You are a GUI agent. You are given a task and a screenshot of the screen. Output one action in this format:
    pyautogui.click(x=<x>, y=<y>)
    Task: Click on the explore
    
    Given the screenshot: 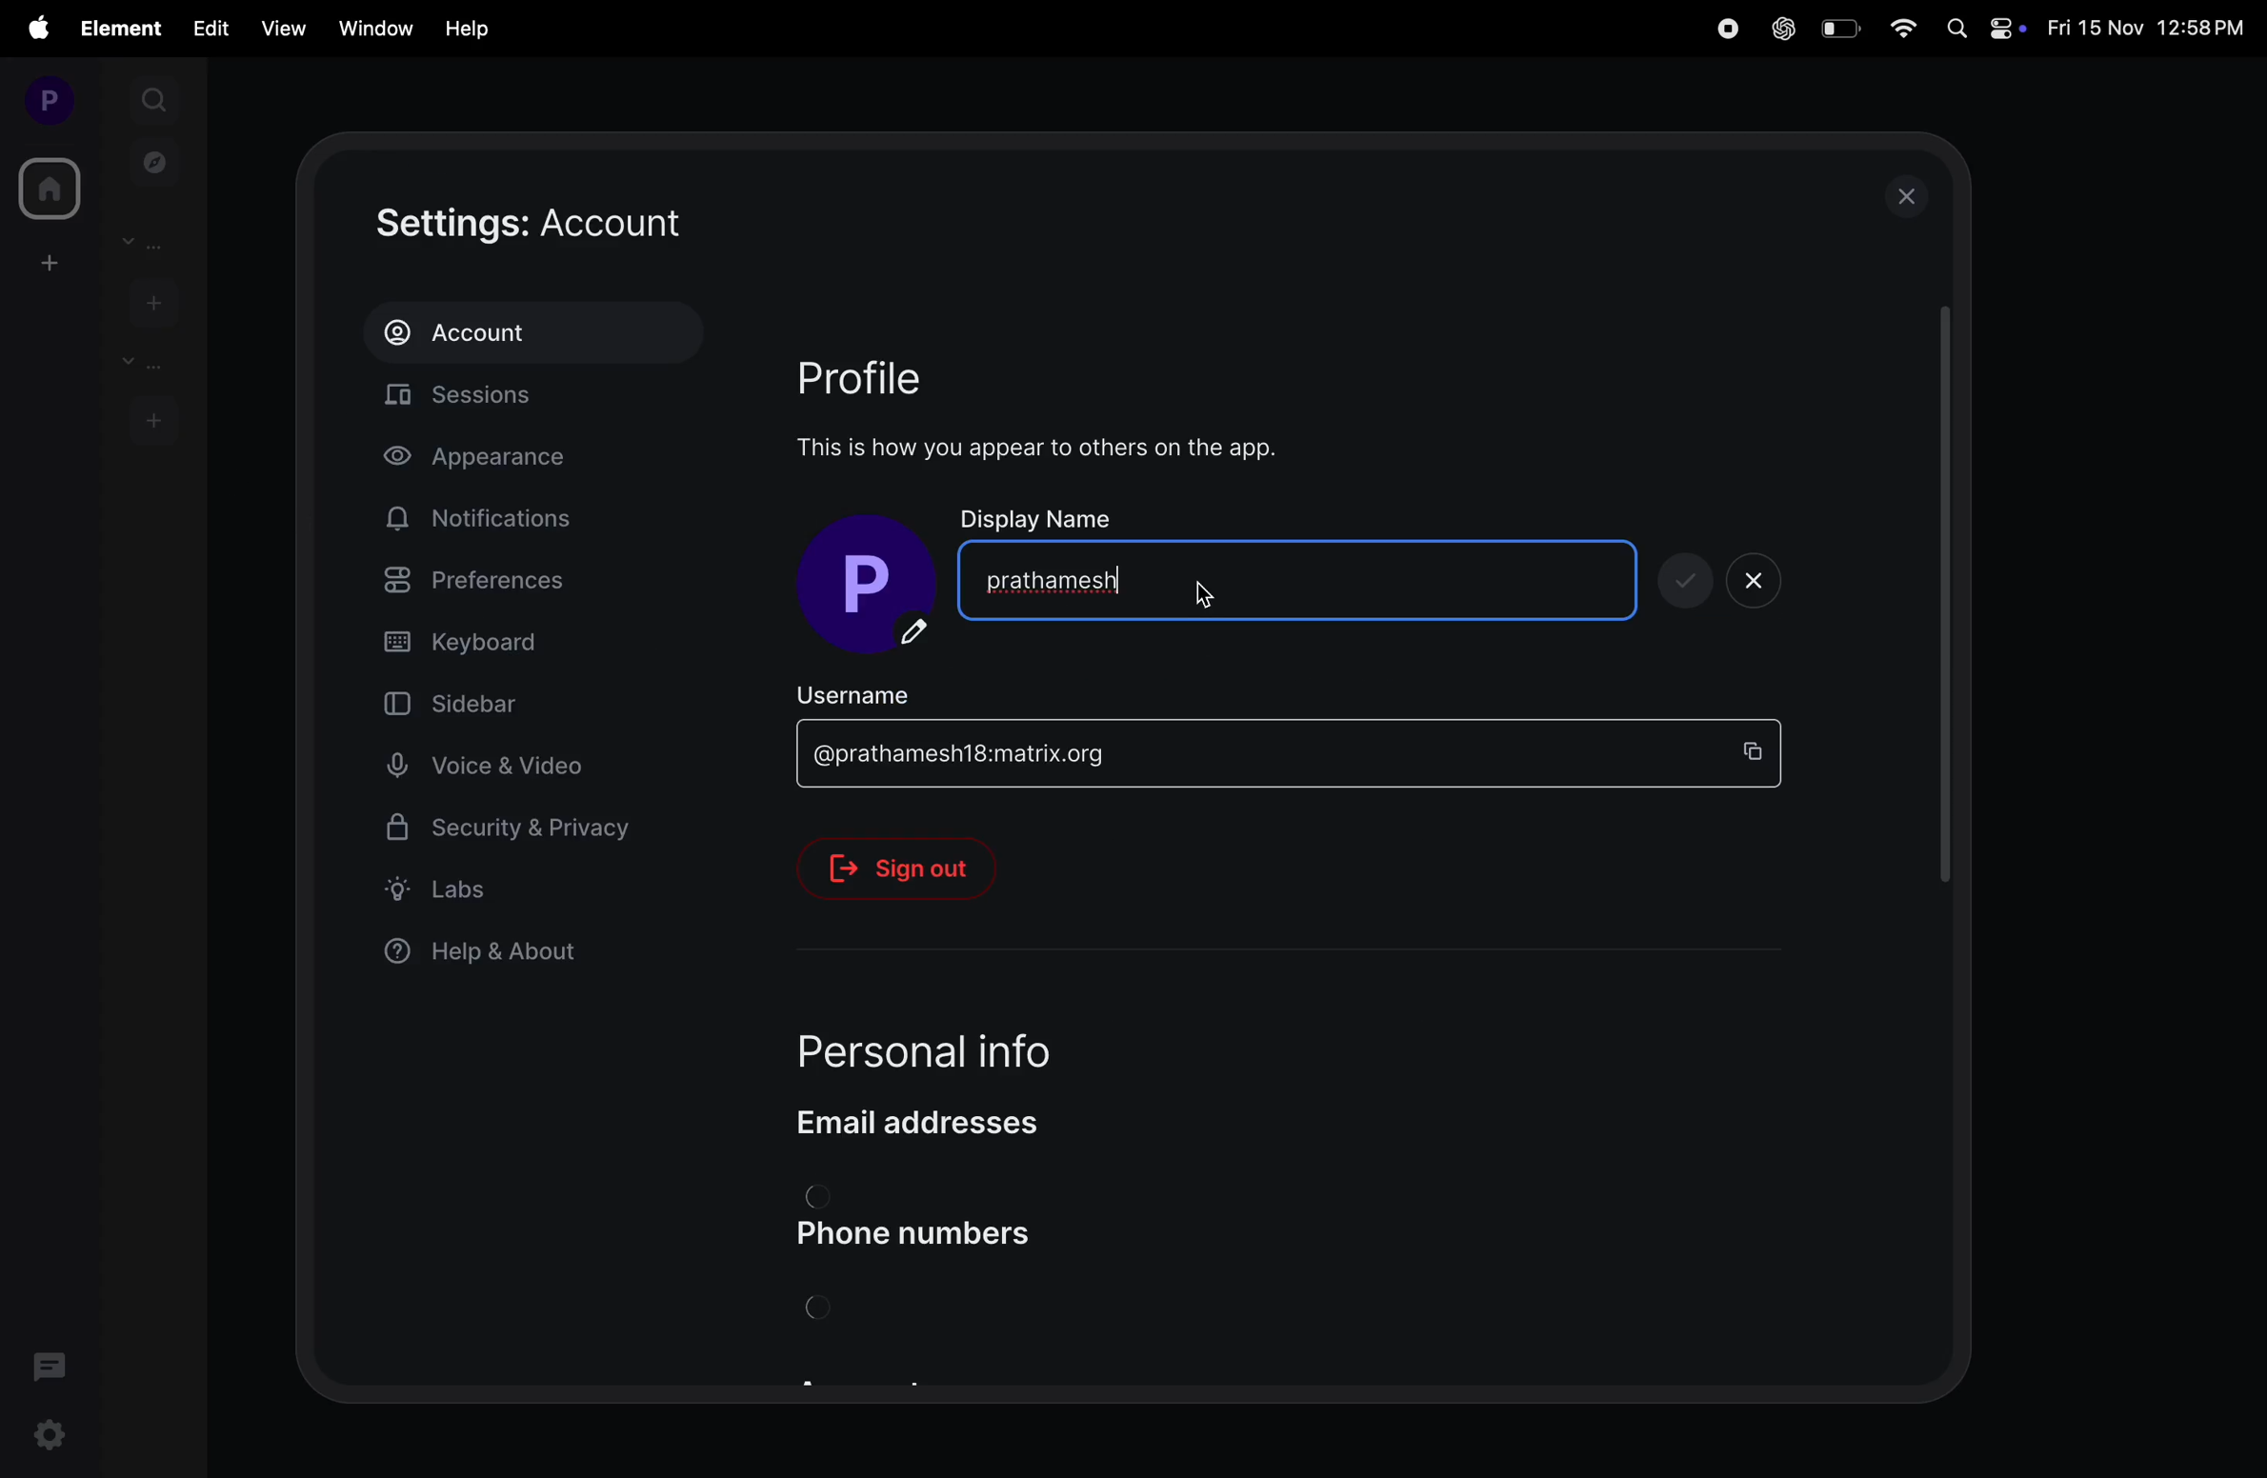 What is the action you would take?
    pyautogui.click(x=155, y=161)
    